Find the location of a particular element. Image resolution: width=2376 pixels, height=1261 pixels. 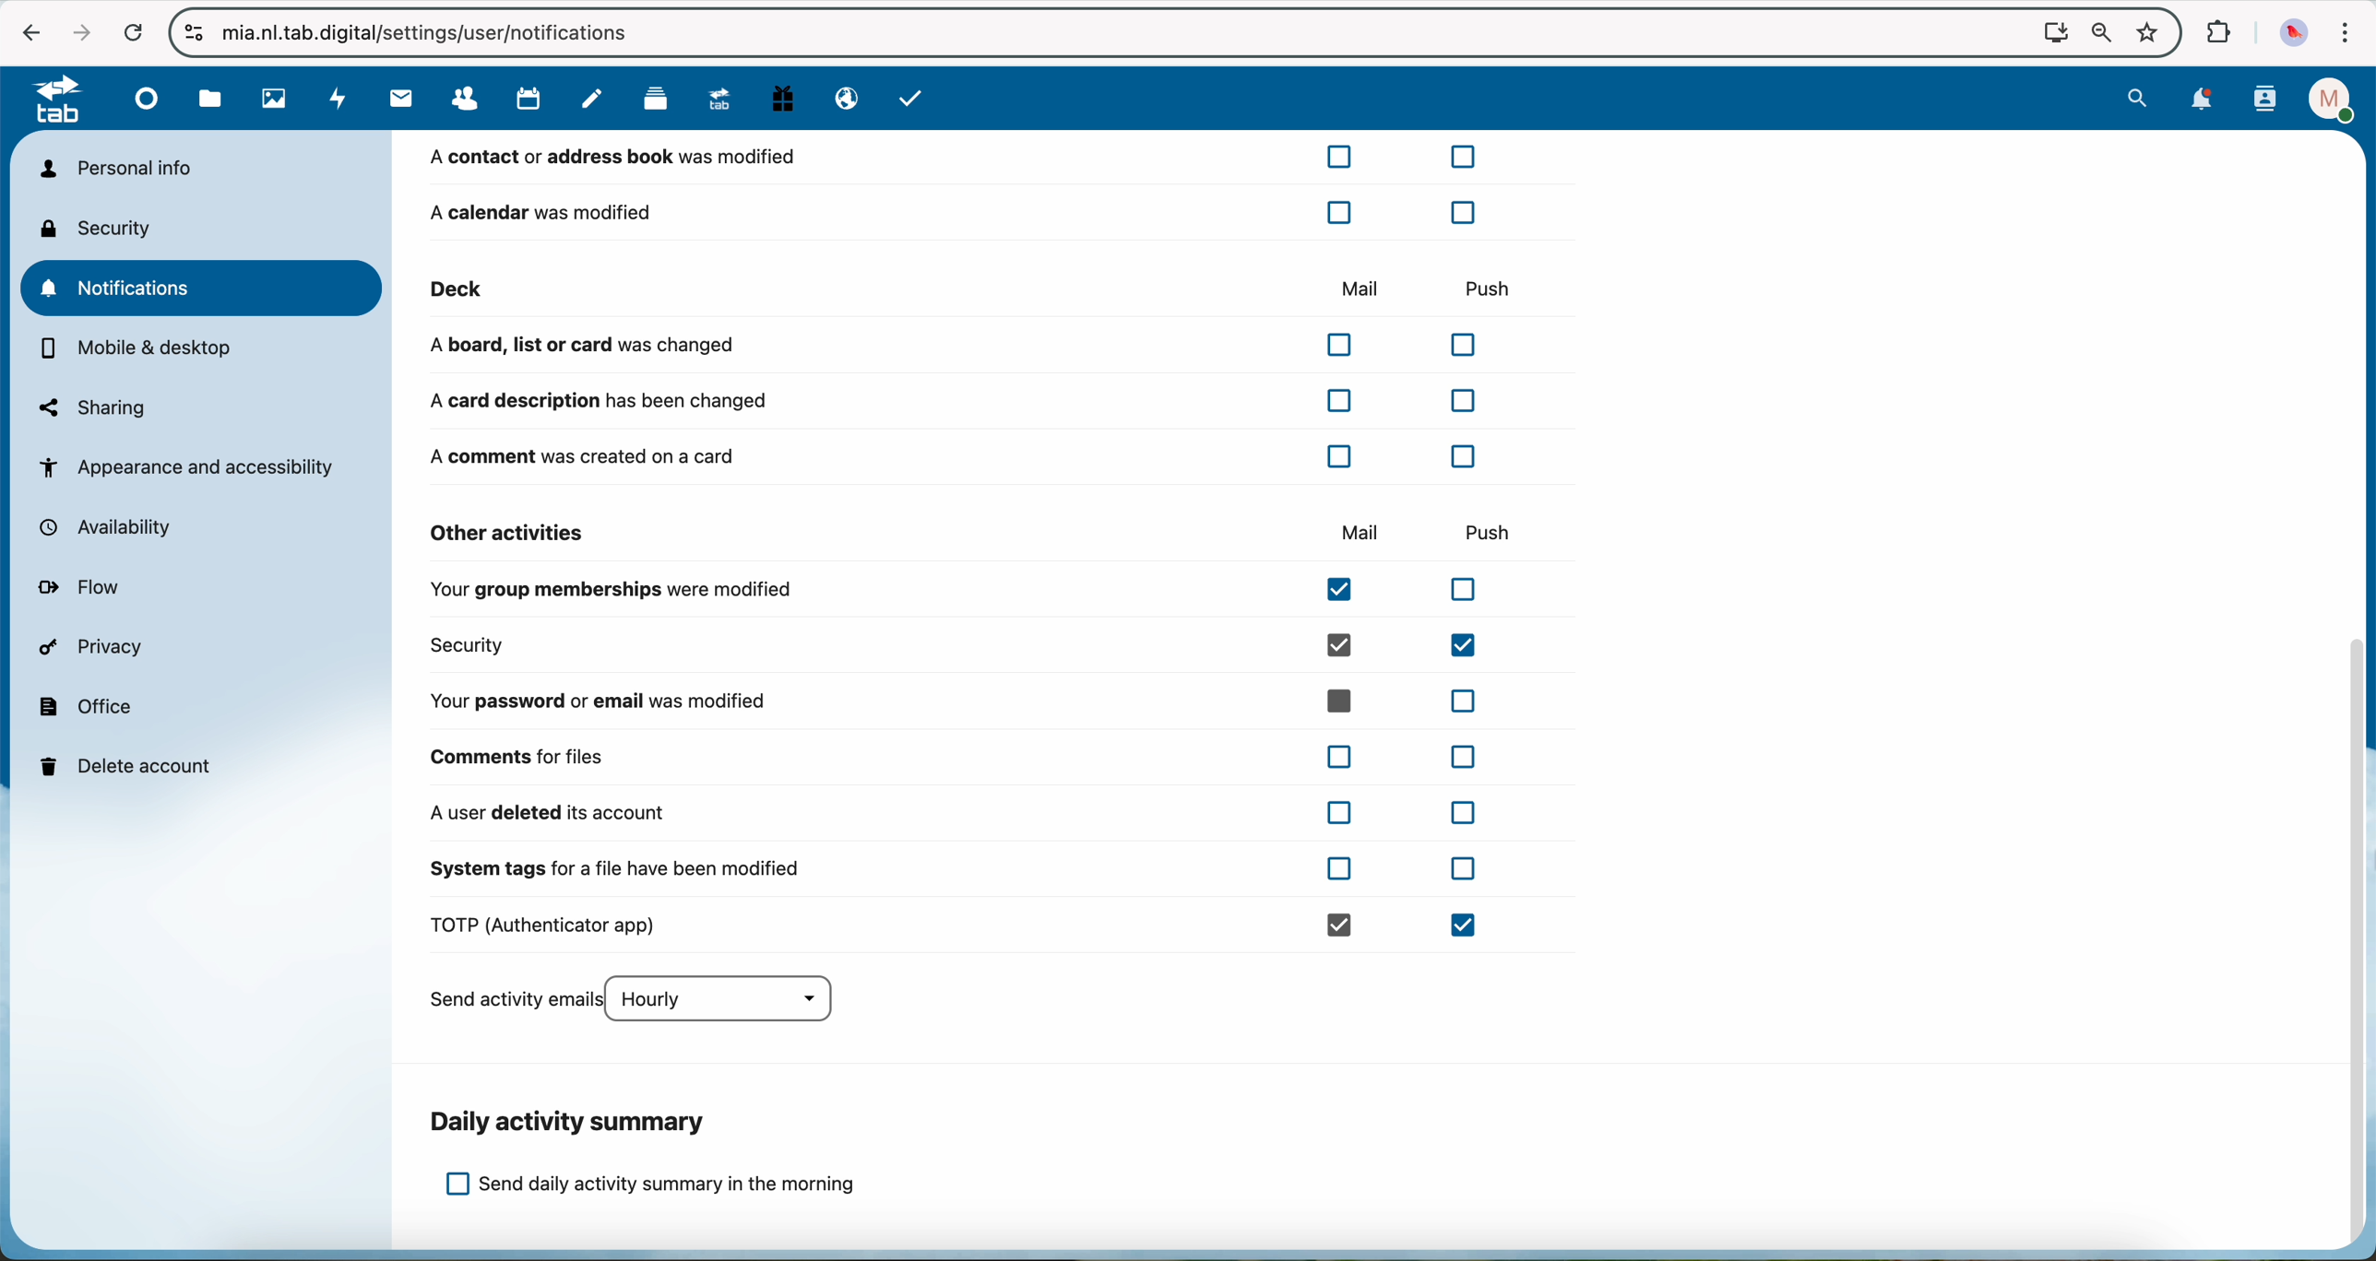

TOTP (authenticator app) is located at coordinates (962, 926).